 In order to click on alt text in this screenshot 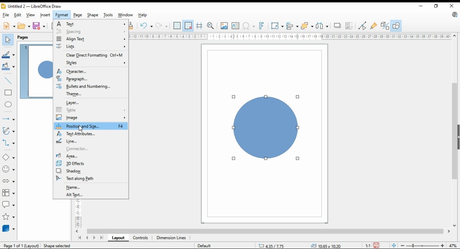, I will do `click(91, 195)`.